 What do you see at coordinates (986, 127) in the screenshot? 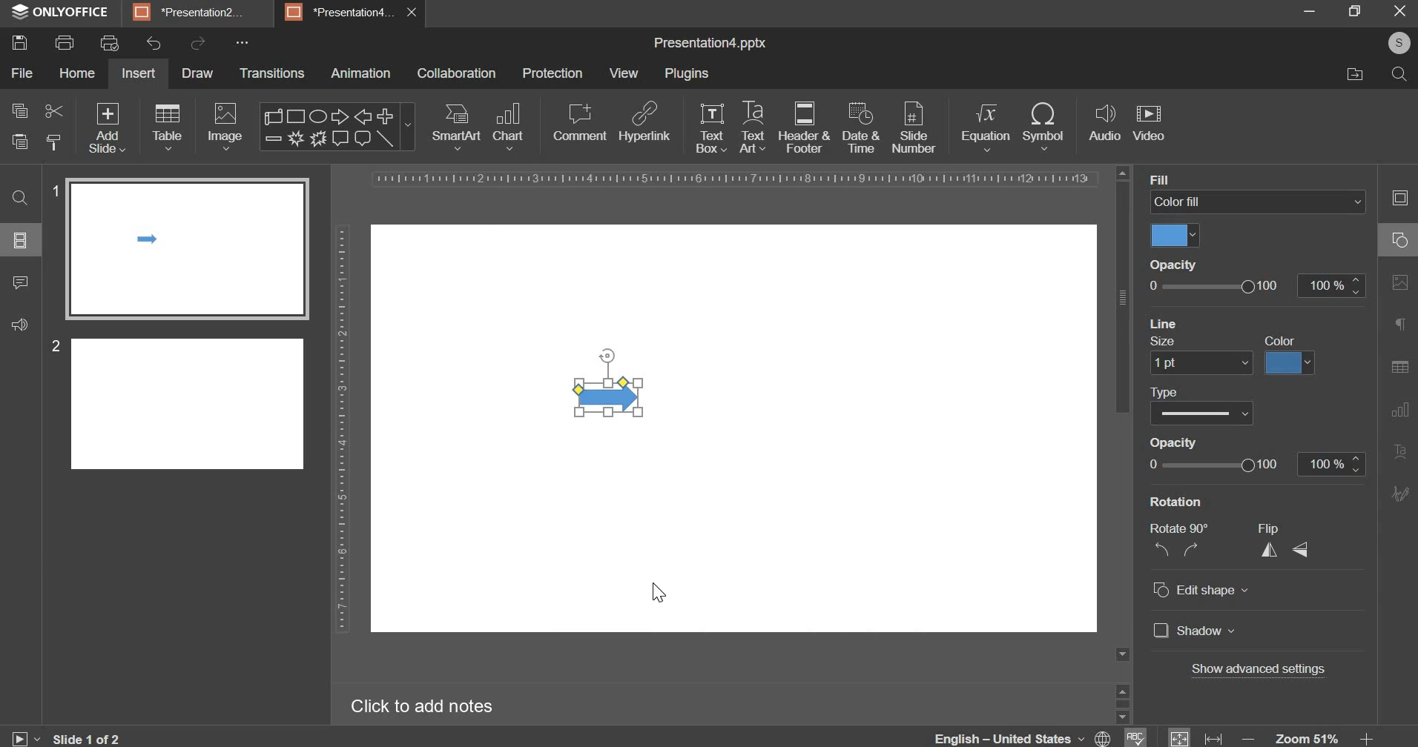
I see `equation` at bounding box center [986, 127].